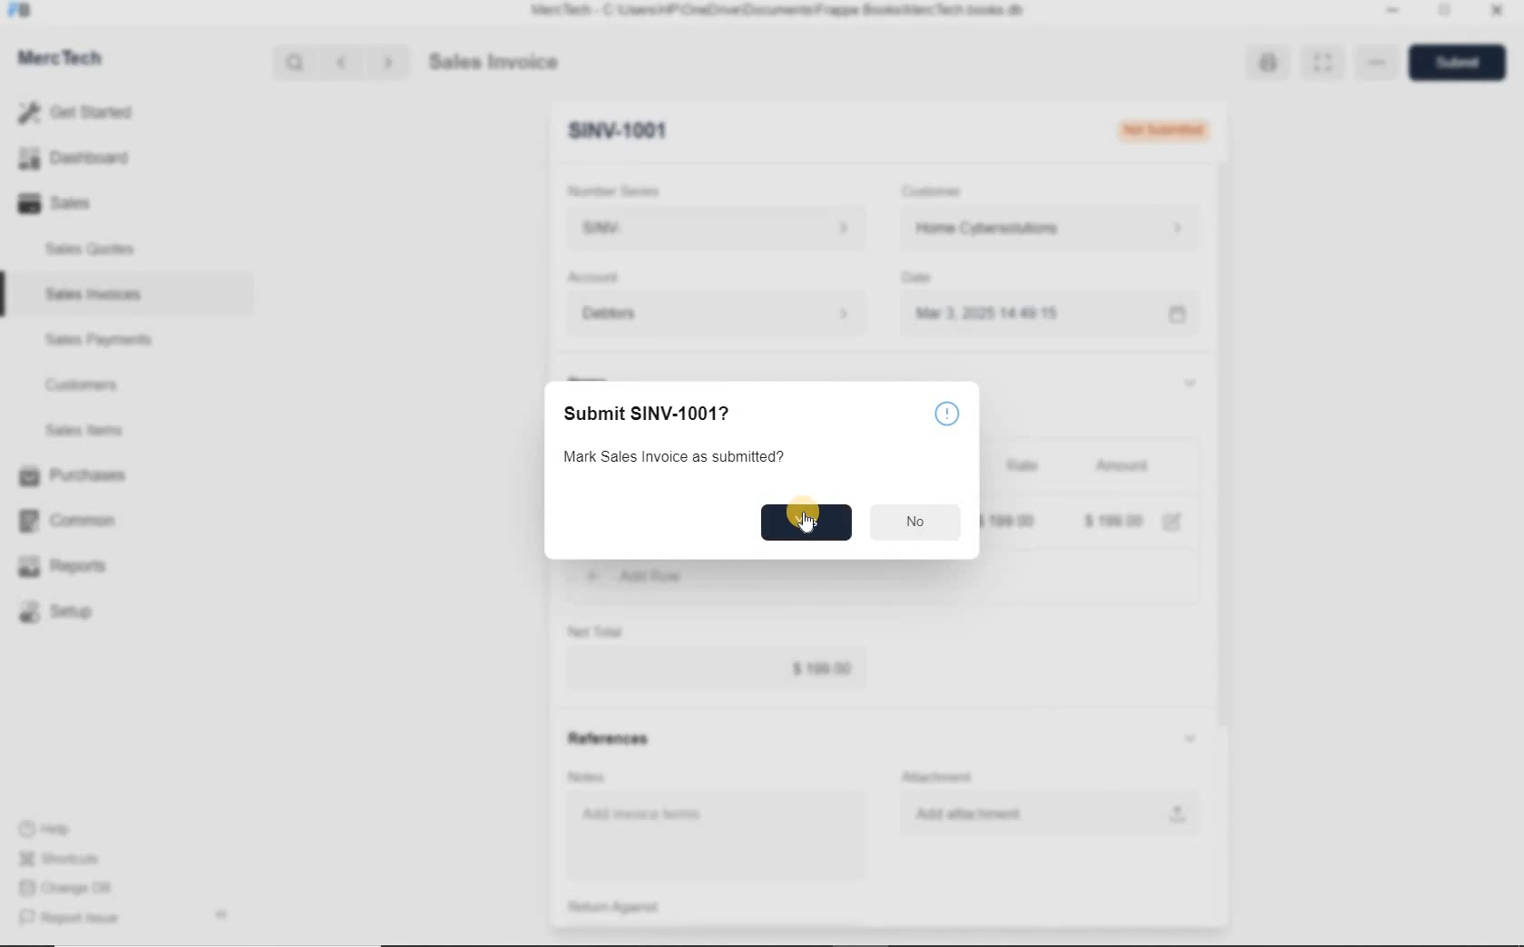  I want to click on Return Against, so click(627, 907).